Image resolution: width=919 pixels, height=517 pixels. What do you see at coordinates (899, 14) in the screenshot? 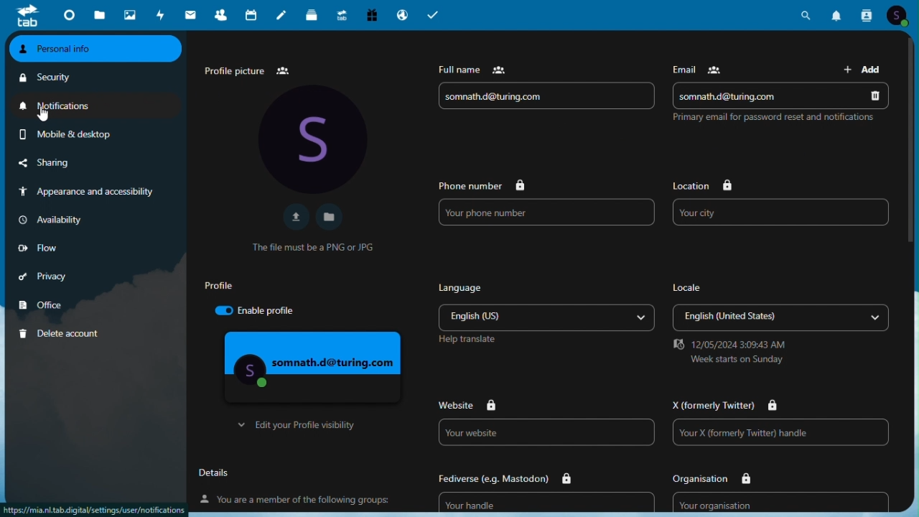
I see `Account icon` at bounding box center [899, 14].